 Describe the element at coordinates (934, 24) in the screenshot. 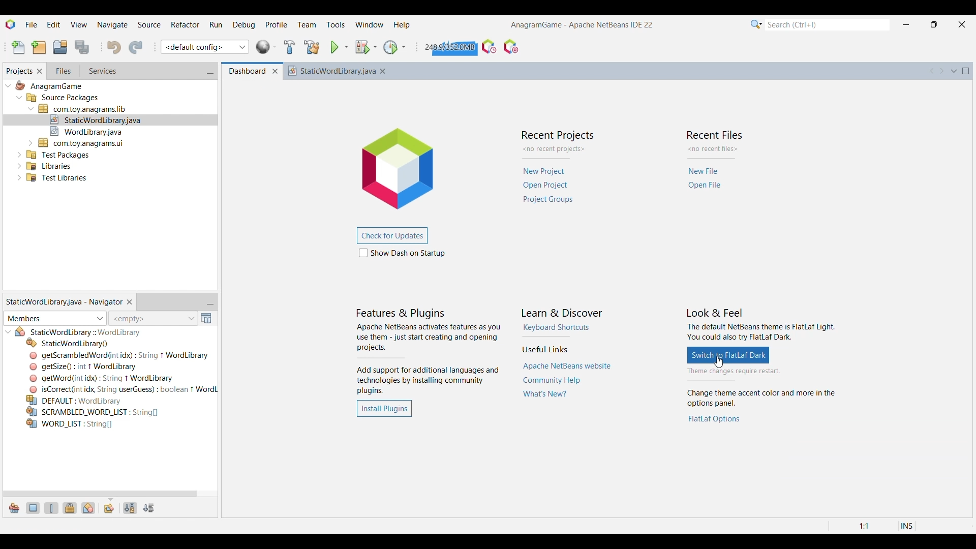

I see `Show interface in a smaller tab` at that location.